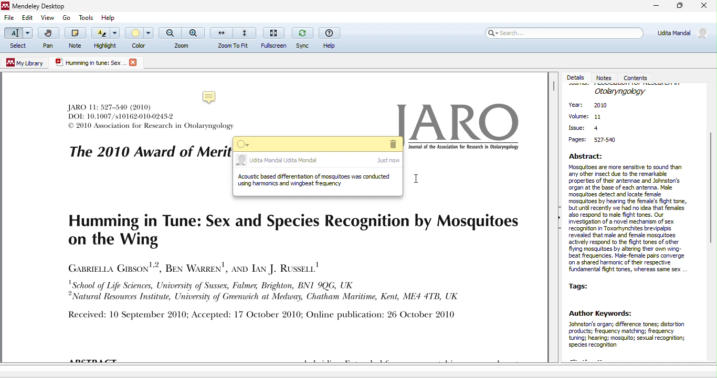 This screenshot has height=378, width=717. I want to click on issue:4, so click(584, 127).